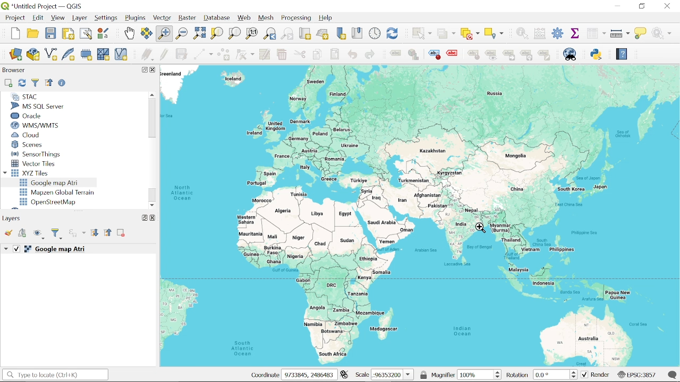 The width and height of the screenshot is (680, 382). Describe the element at coordinates (305, 34) in the screenshot. I see `New map view` at that location.